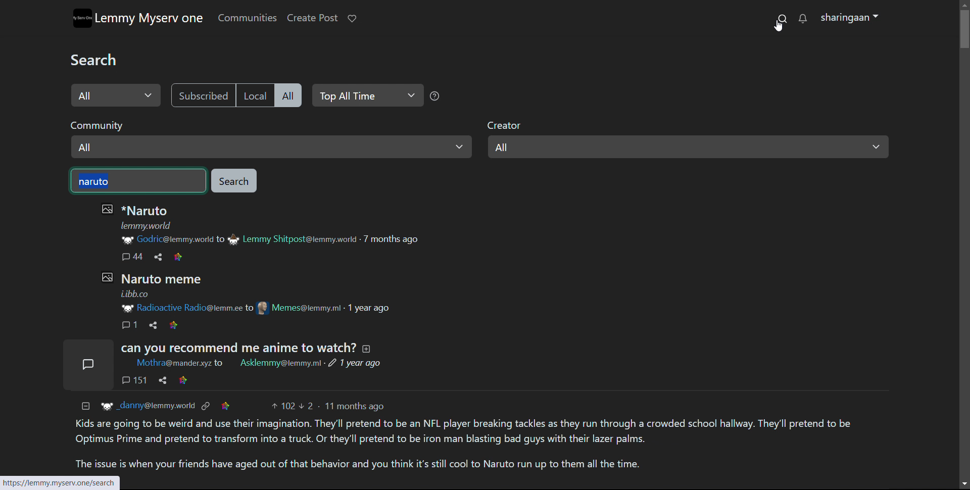 This screenshot has height=490, width=970. What do you see at coordinates (138, 18) in the screenshot?
I see `Lemmy myserv one logo and name` at bounding box center [138, 18].